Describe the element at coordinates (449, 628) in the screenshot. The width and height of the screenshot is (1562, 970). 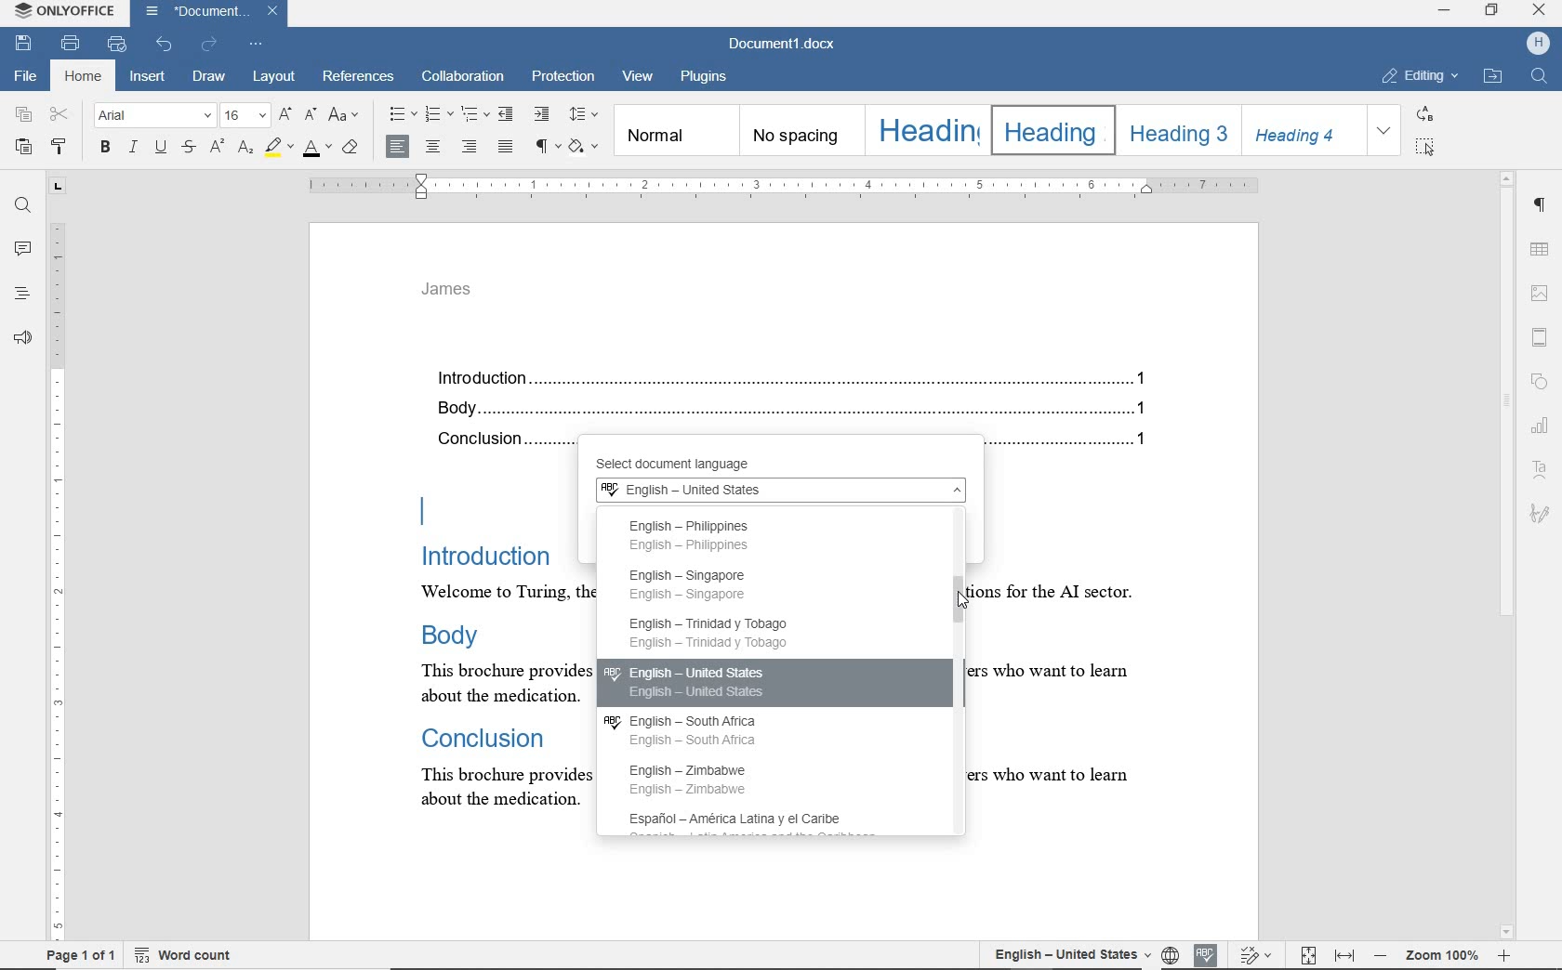
I see `text` at that location.